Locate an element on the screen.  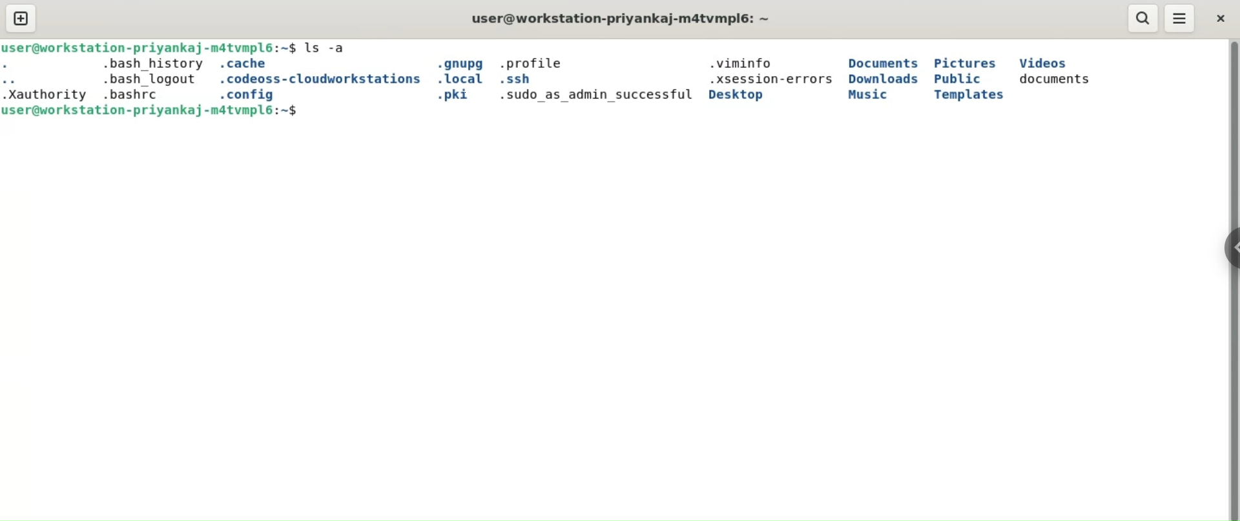
.local is located at coordinates (459, 79).